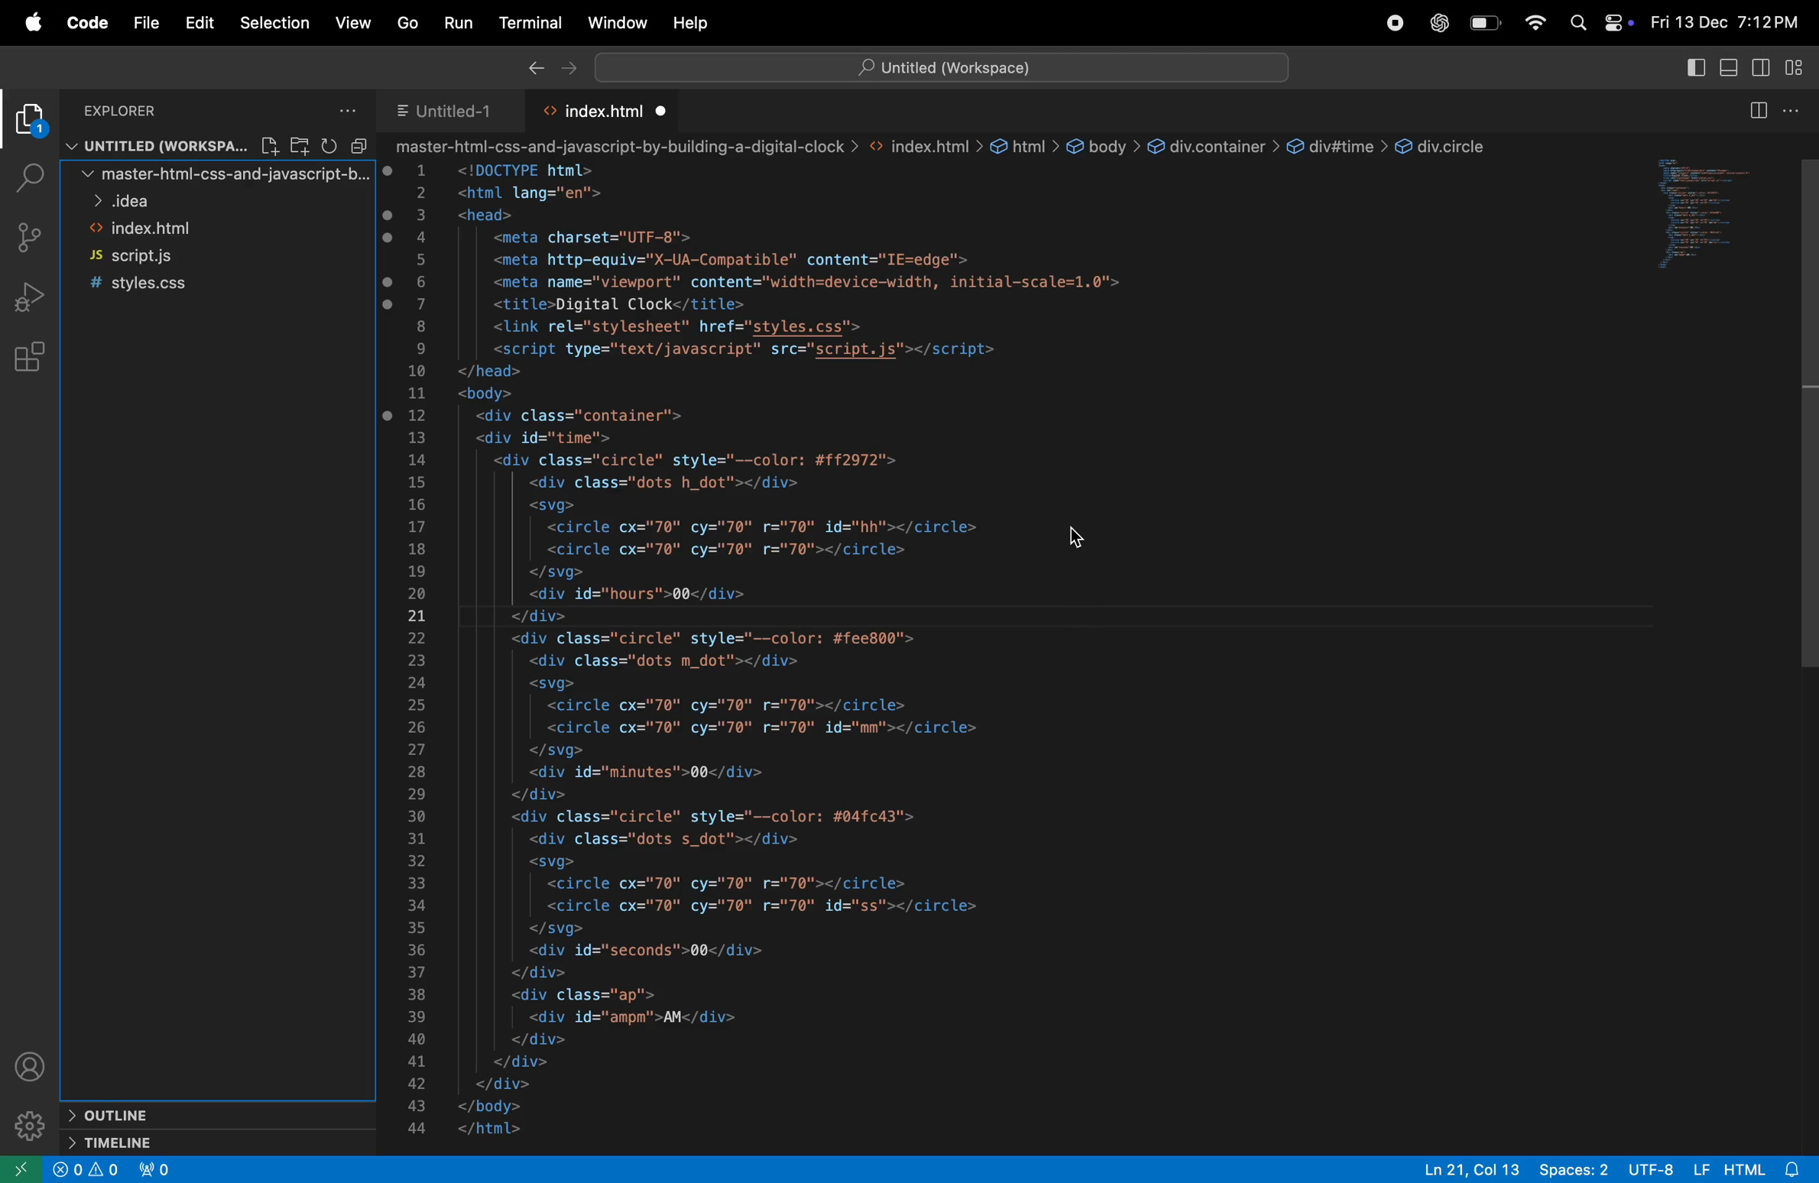  I want to click on record, so click(1399, 22).